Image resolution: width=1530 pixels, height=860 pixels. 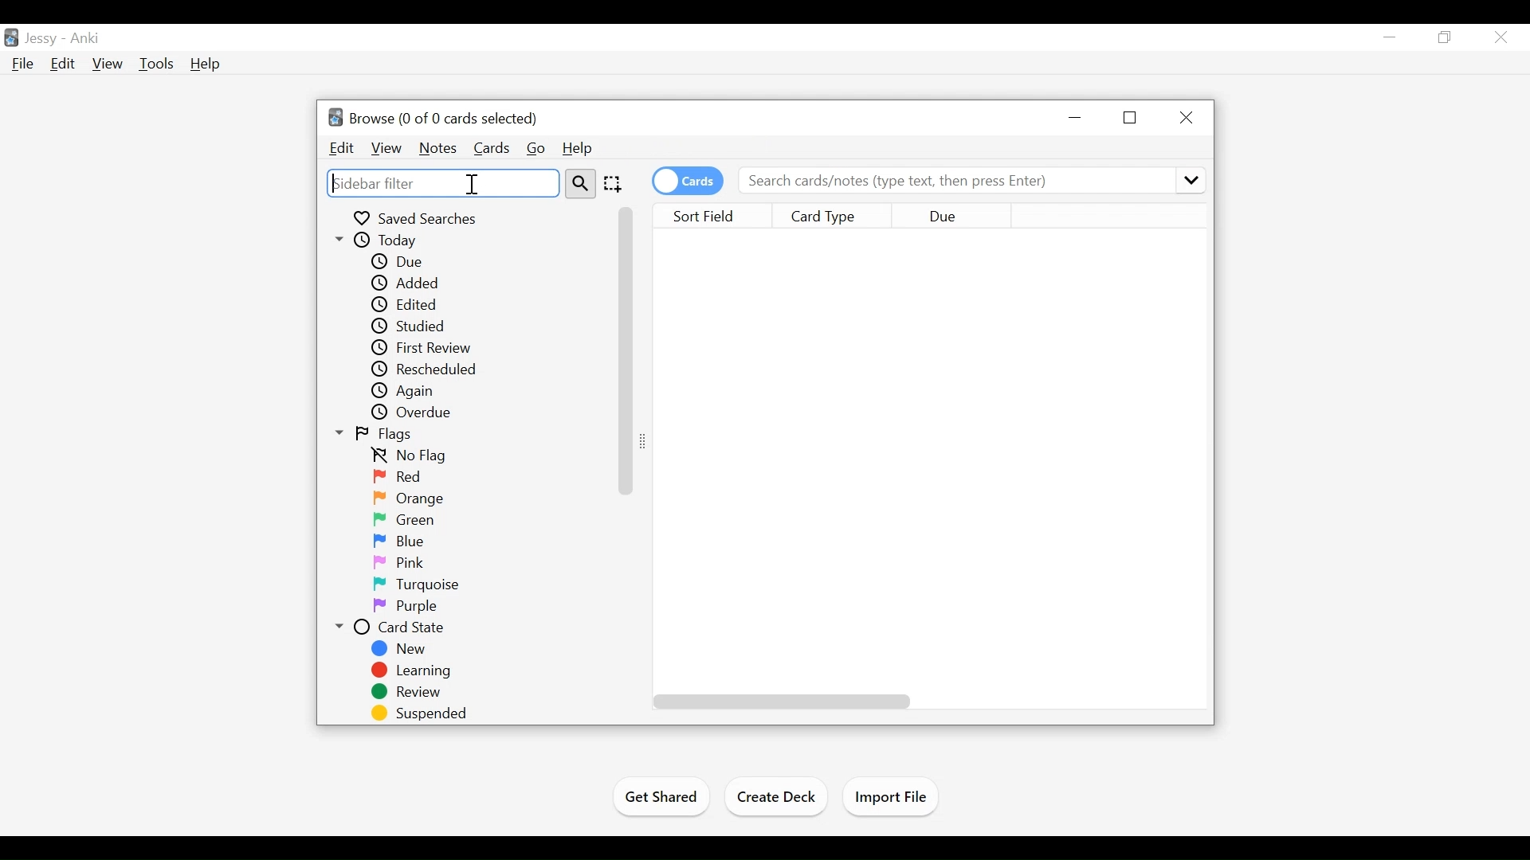 What do you see at coordinates (443, 183) in the screenshot?
I see `Sidebar Filter` at bounding box center [443, 183].